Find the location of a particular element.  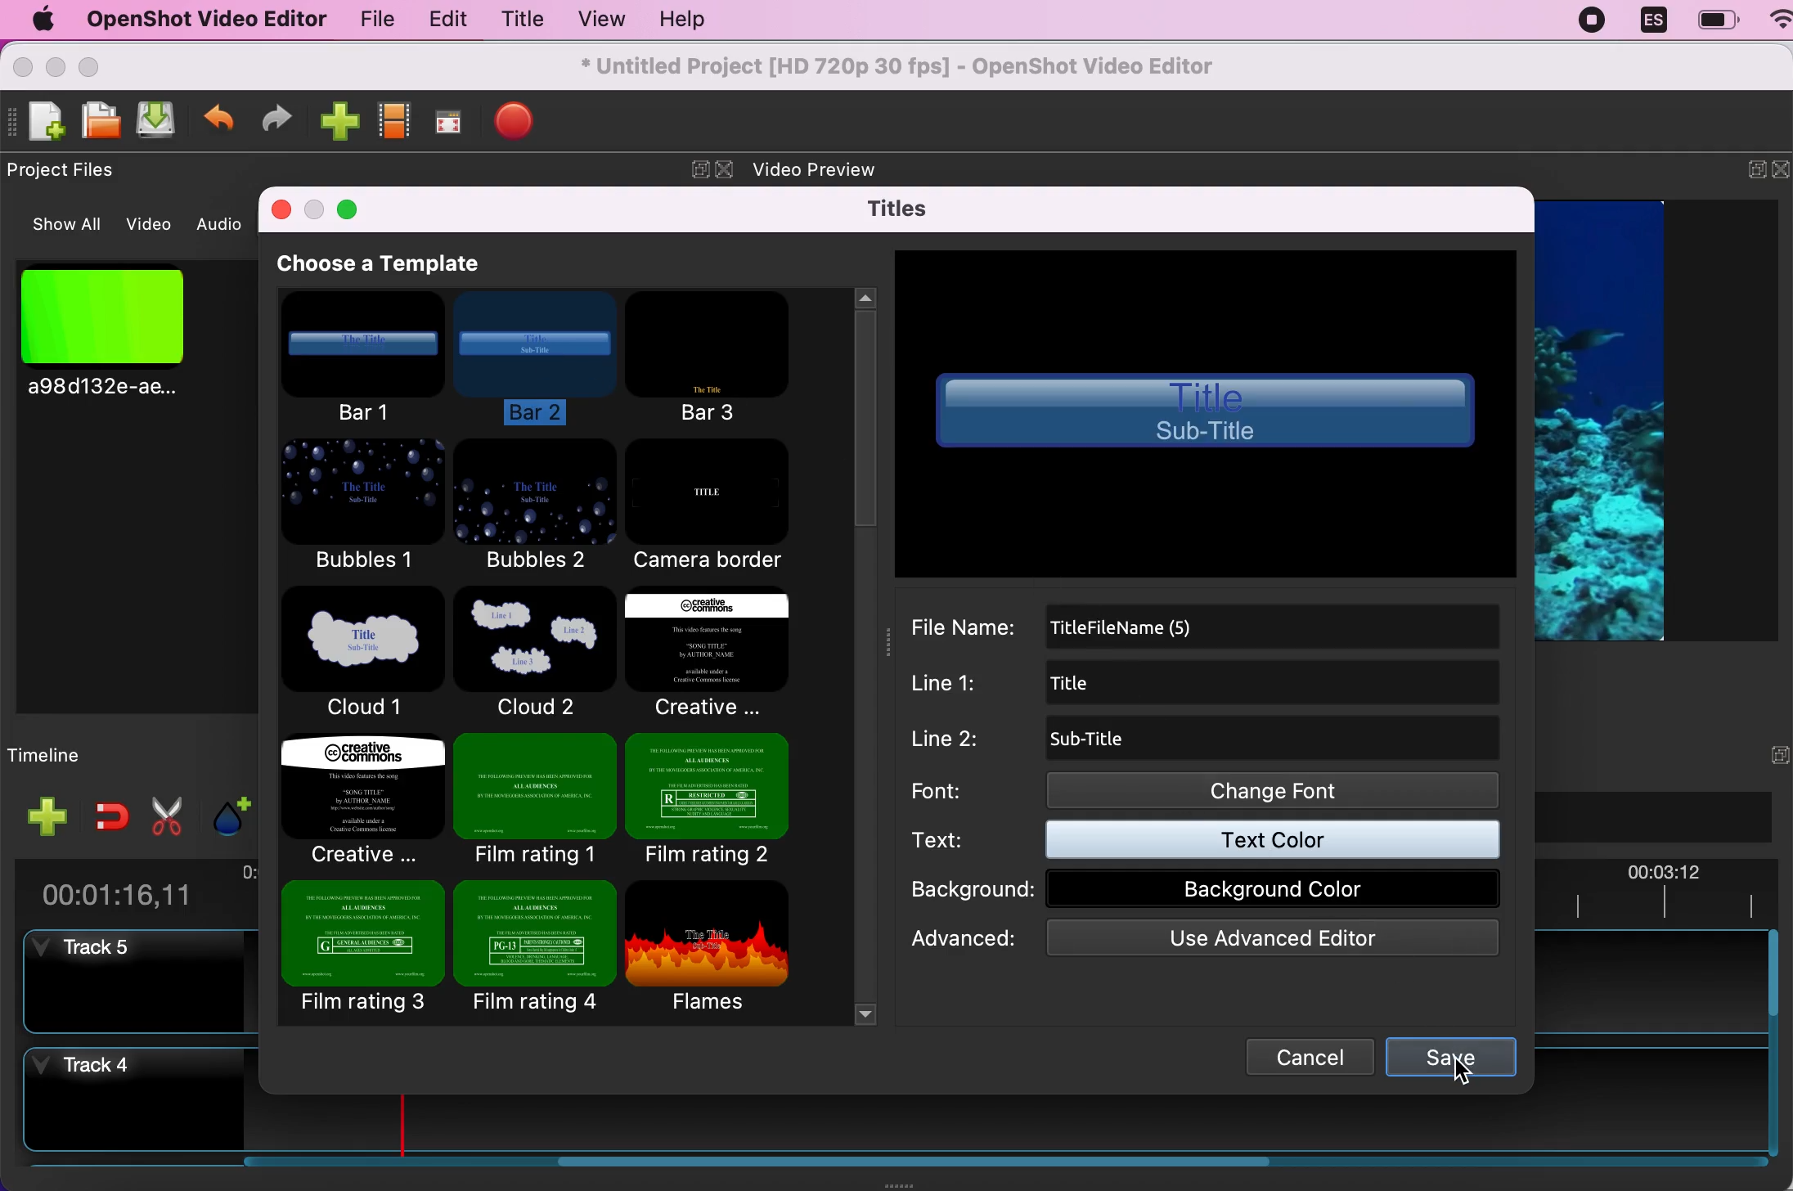

film ratin 1 is located at coordinates (533, 801).